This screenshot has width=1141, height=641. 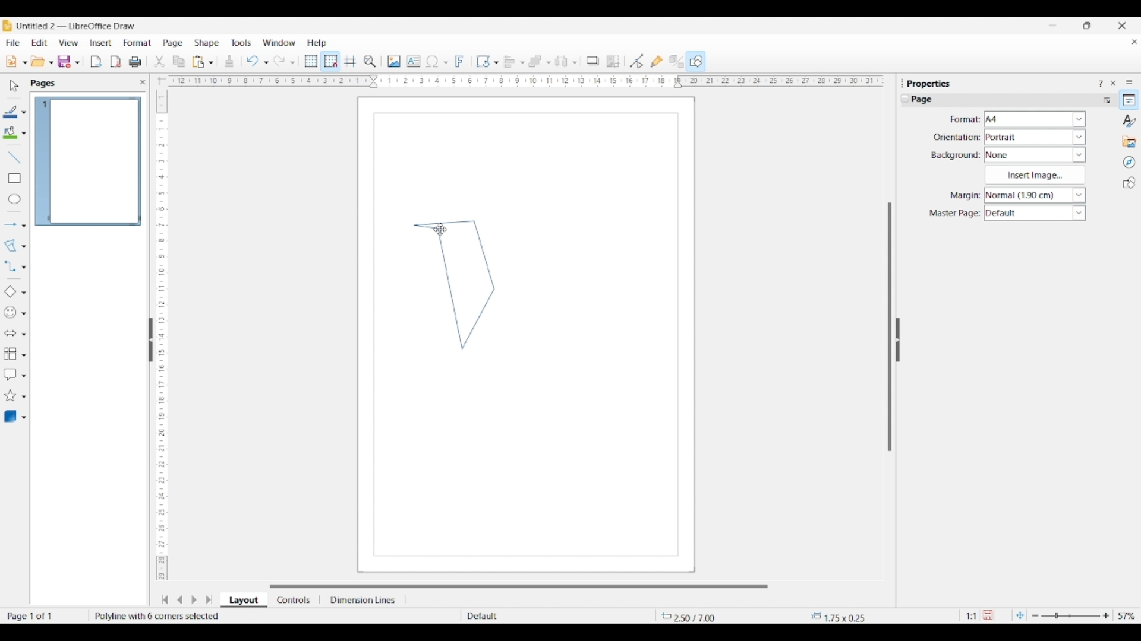 I want to click on Indicates format settings, so click(x=964, y=120).